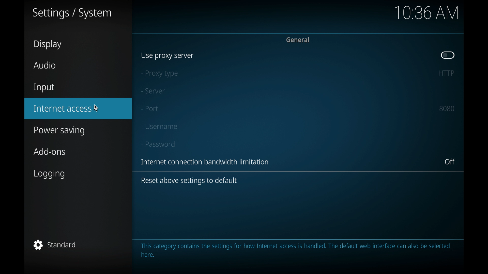 The width and height of the screenshot is (488, 274). What do you see at coordinates (446, 73) in the screenshot?
I see `http` at bounding box center [446, 73].